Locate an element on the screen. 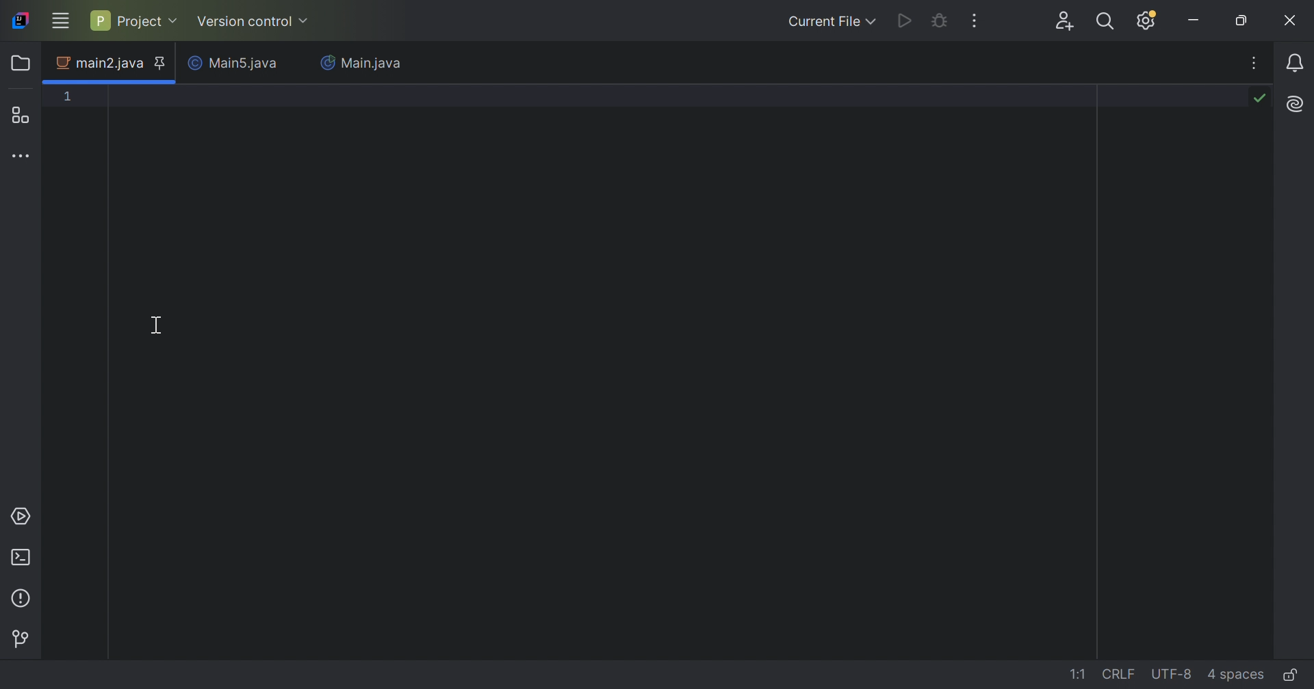  Debug is located at coordinates (939, 21).